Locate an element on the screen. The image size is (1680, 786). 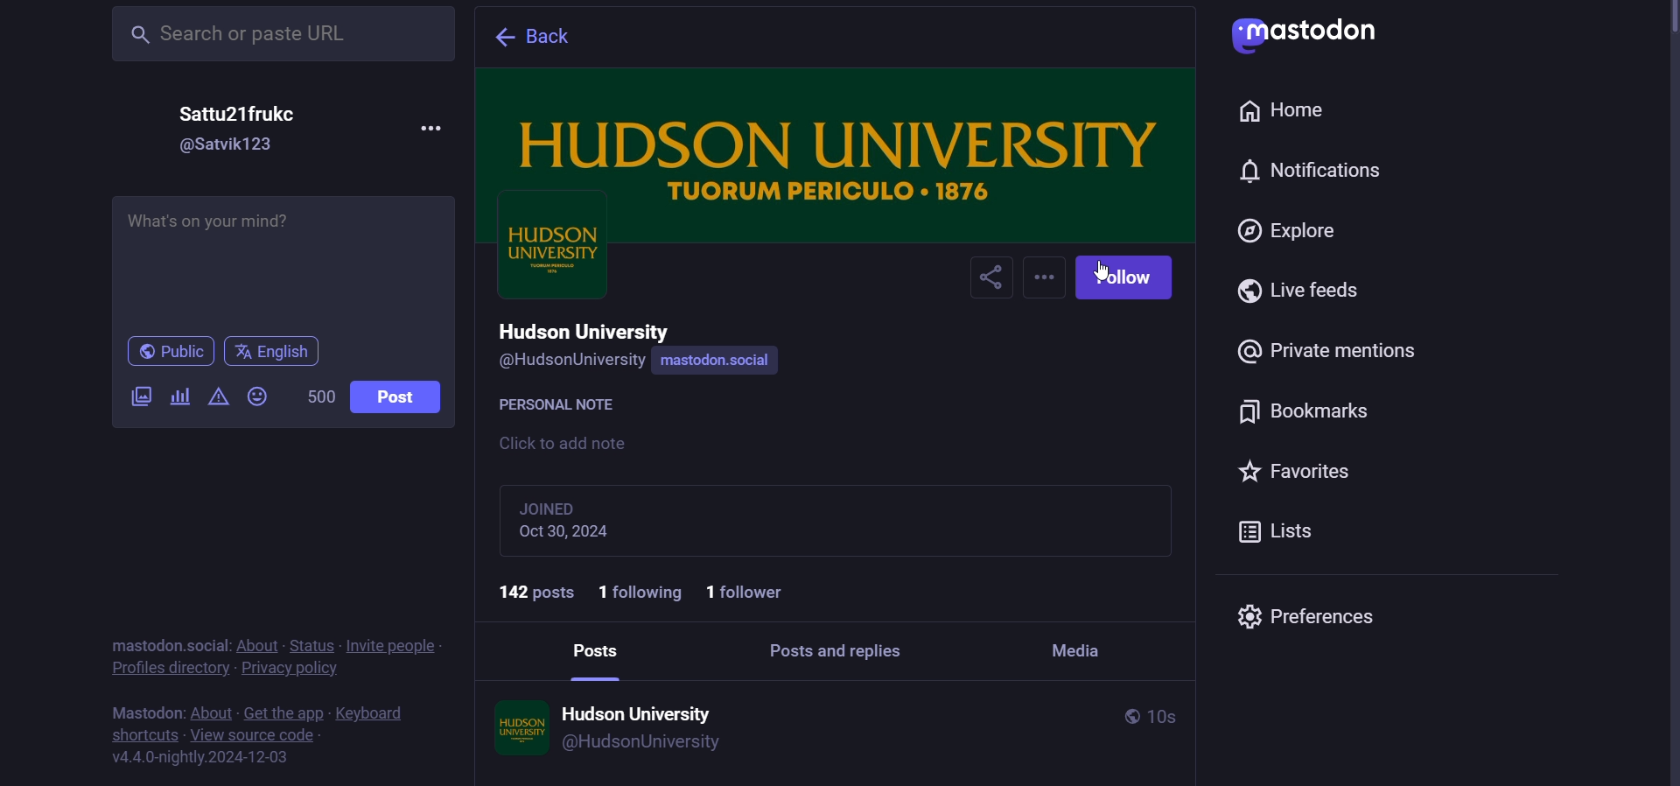
profile picture is located at coordinates (515, 726).